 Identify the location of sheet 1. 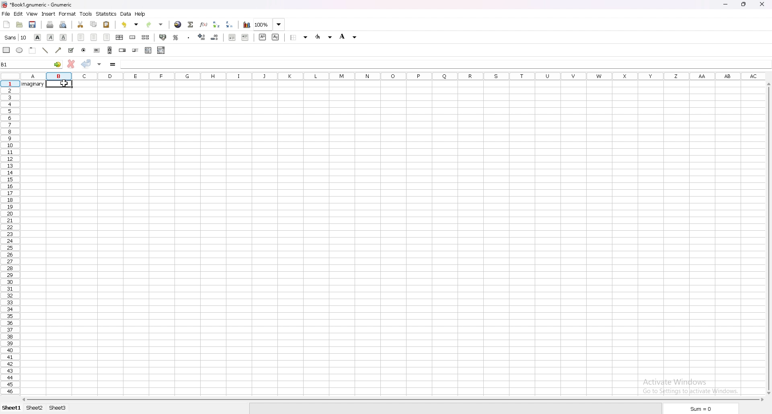
(12, 409).